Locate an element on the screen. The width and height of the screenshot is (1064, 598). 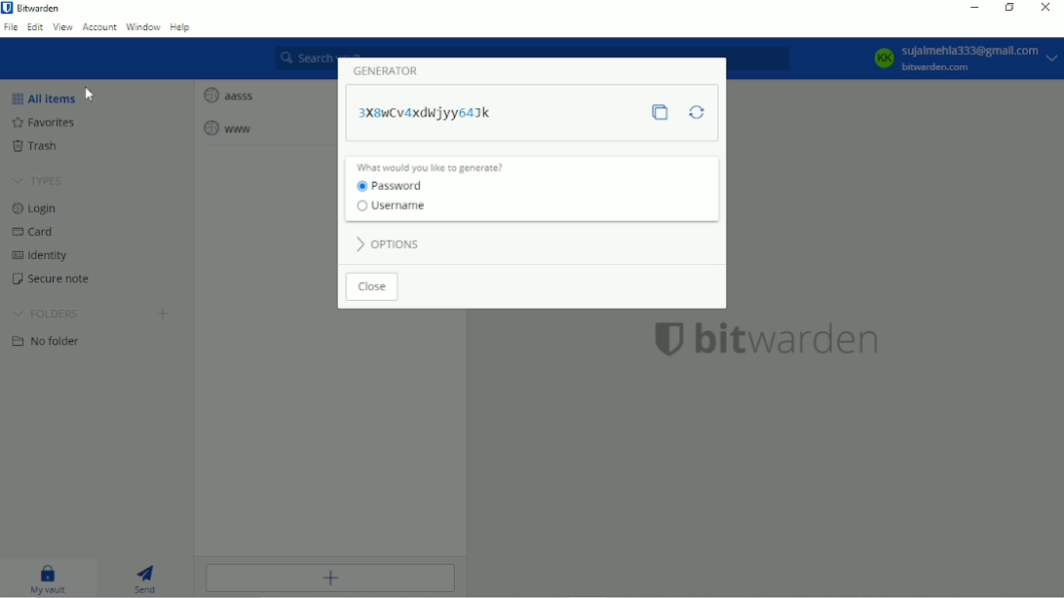
Account is located at coordinates (99, 27).